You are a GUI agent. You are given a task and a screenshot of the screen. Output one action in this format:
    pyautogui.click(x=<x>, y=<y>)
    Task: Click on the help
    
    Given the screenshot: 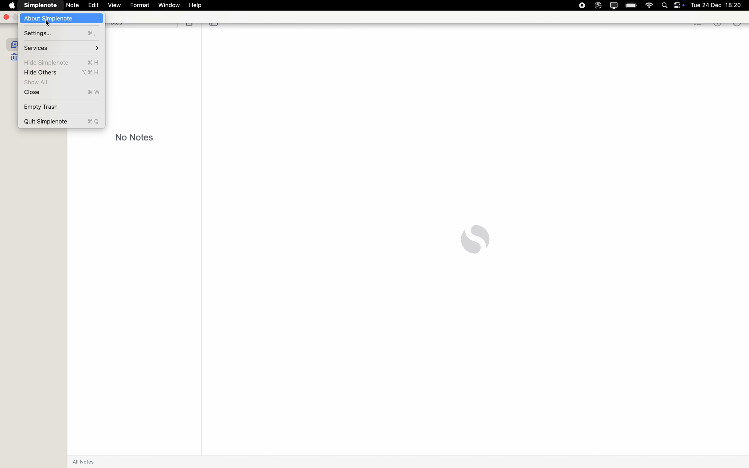 What is the action you would take?
    pyautogui.click(x=197, y=6)
    